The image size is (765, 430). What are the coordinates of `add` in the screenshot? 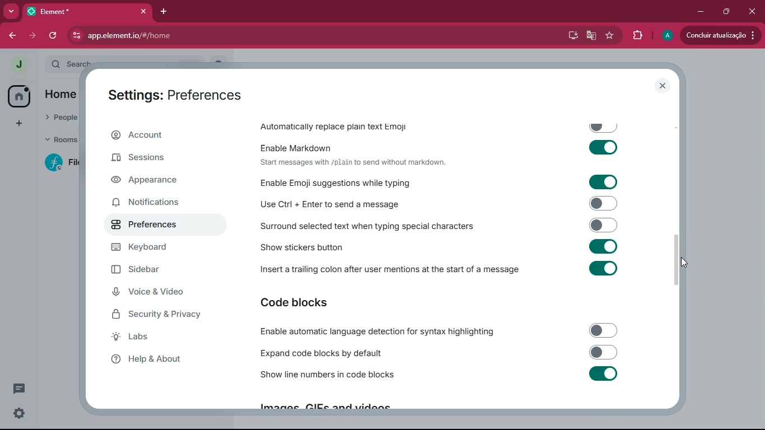 It's located at (18, 123).